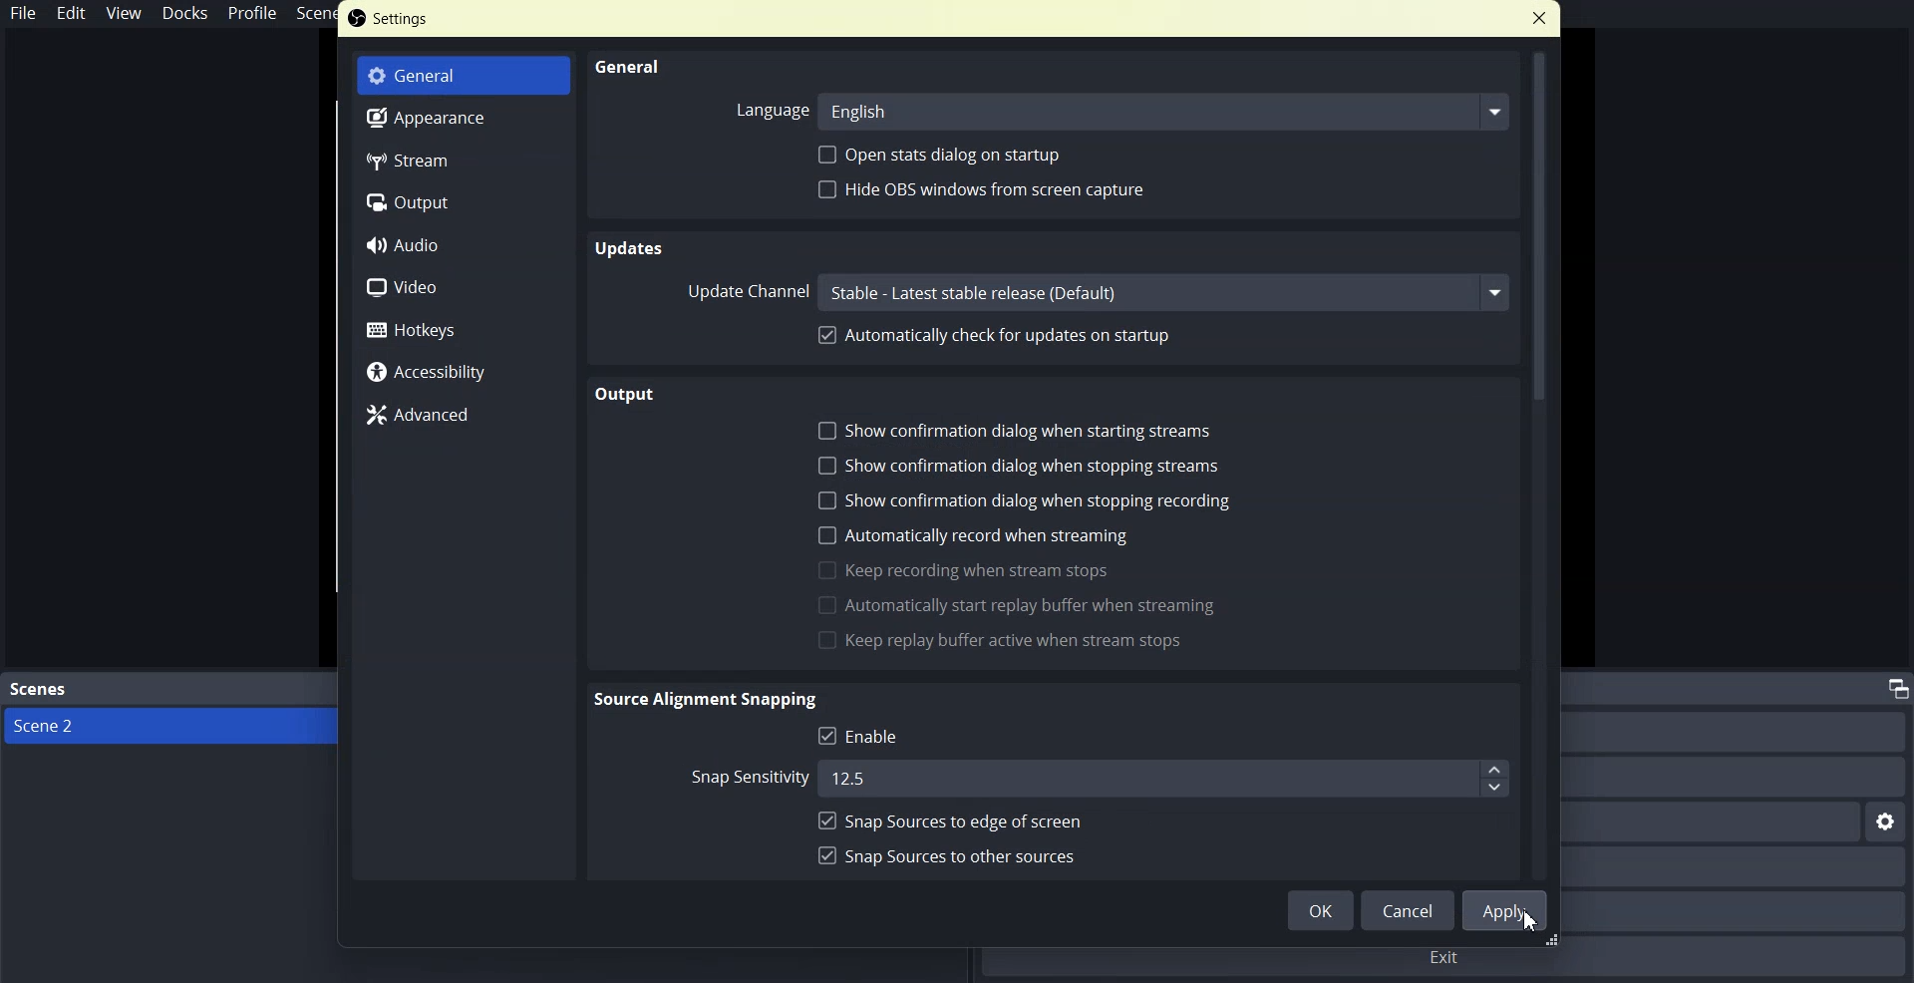  Describe the element at coordinates (124, 13) in the screenshot. I see `View` at that location.